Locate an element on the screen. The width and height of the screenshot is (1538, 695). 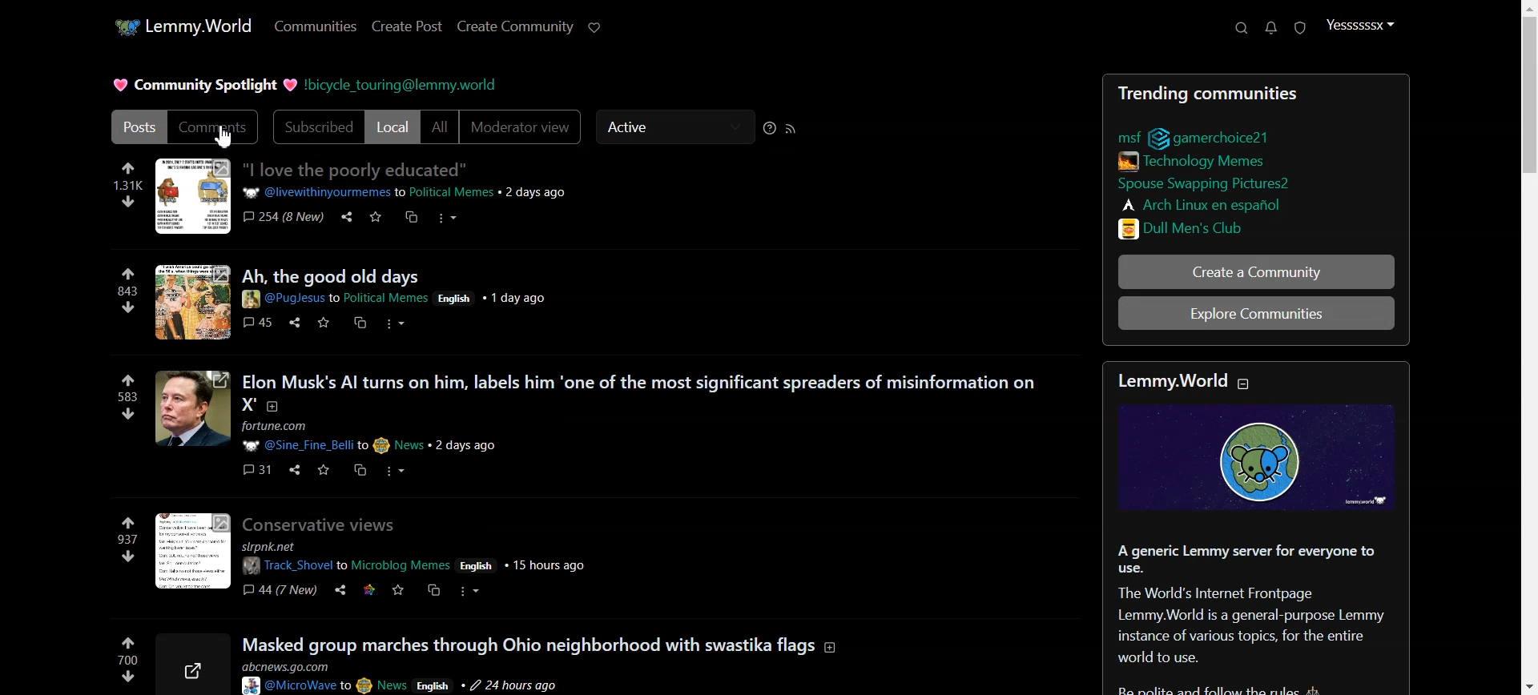
comments is located at coordinates (280, 216).